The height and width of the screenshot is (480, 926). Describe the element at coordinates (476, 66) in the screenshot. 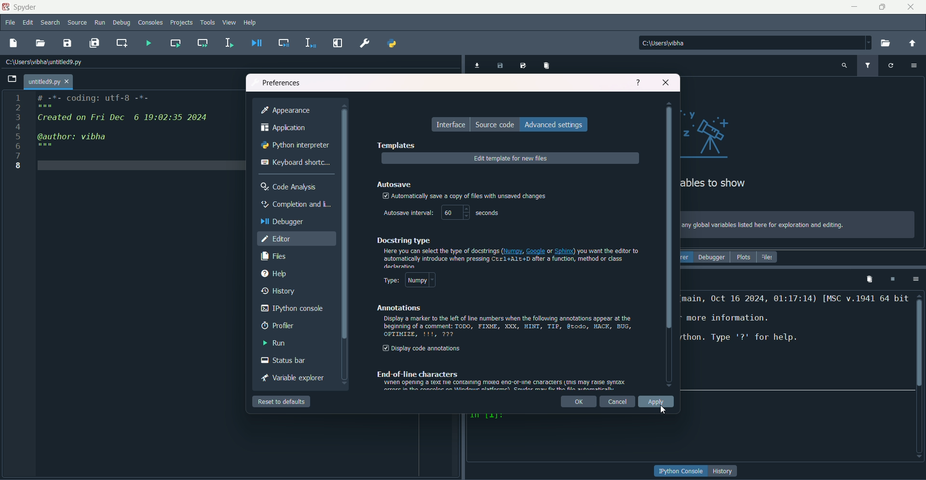

I see `import data` at that location.